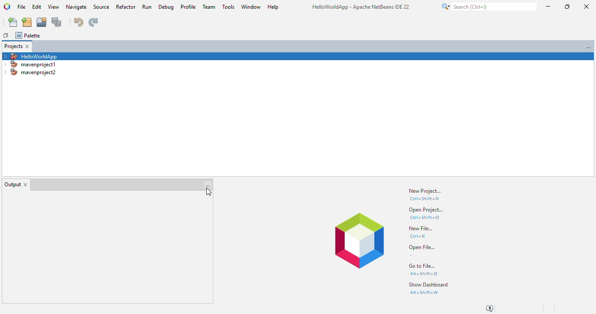 This screenshot has height=314, width=596. What do you see at coordinates (359, 240) in the screenshot?
I see `logo` at bounding box center [359, 240].